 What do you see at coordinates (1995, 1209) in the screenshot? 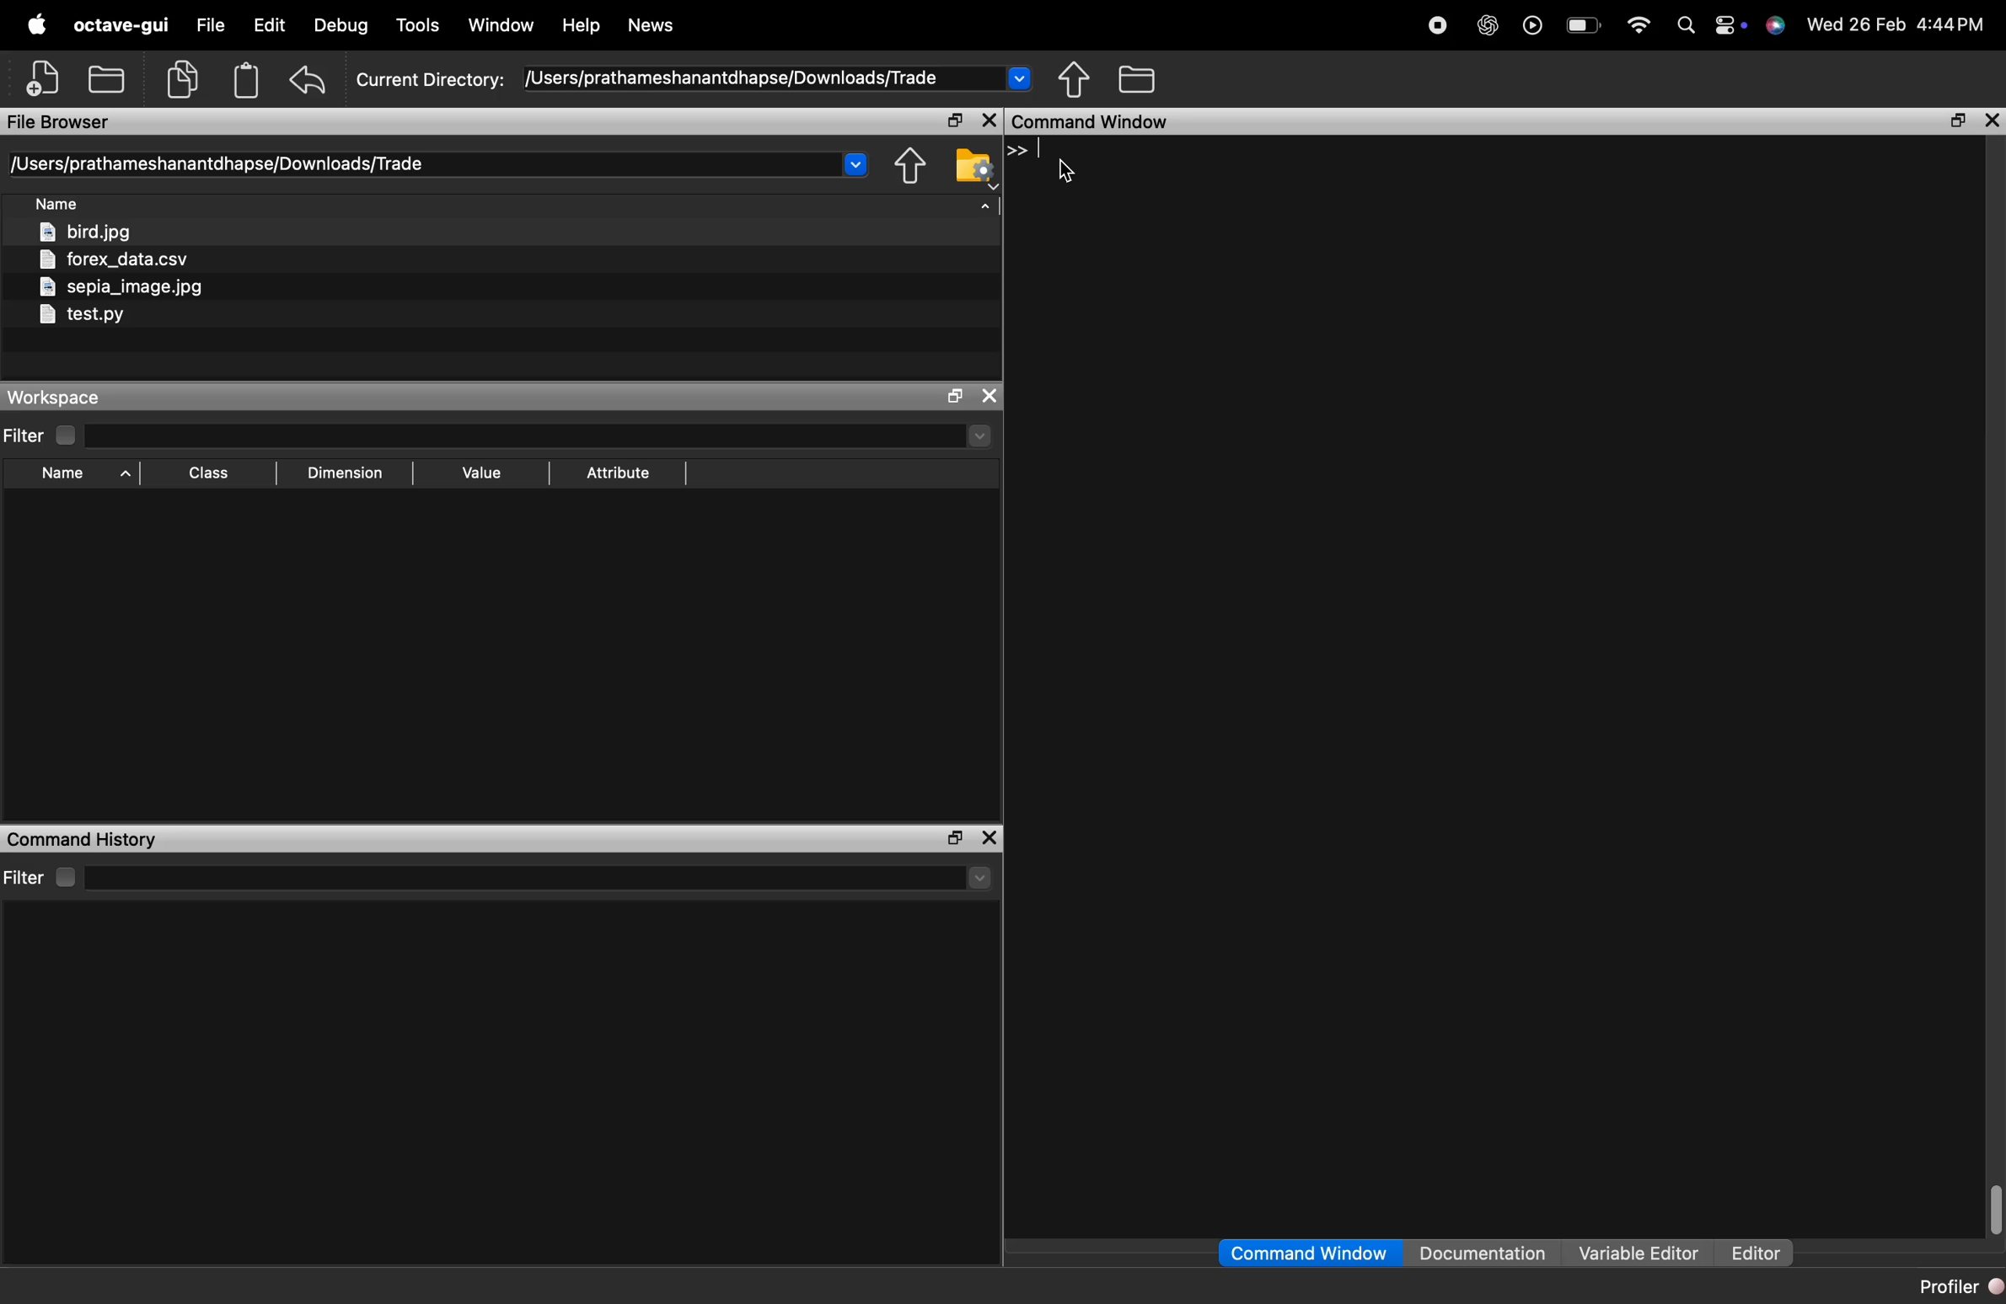
I see `scrollbar` at bounding box center [1995, 1209].